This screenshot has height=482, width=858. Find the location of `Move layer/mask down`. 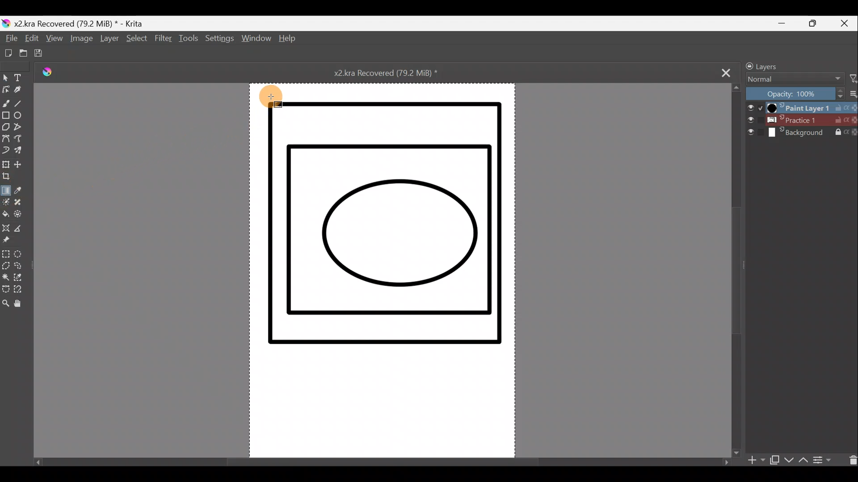

Move layer/mask down is located at coordinates (788, 460).